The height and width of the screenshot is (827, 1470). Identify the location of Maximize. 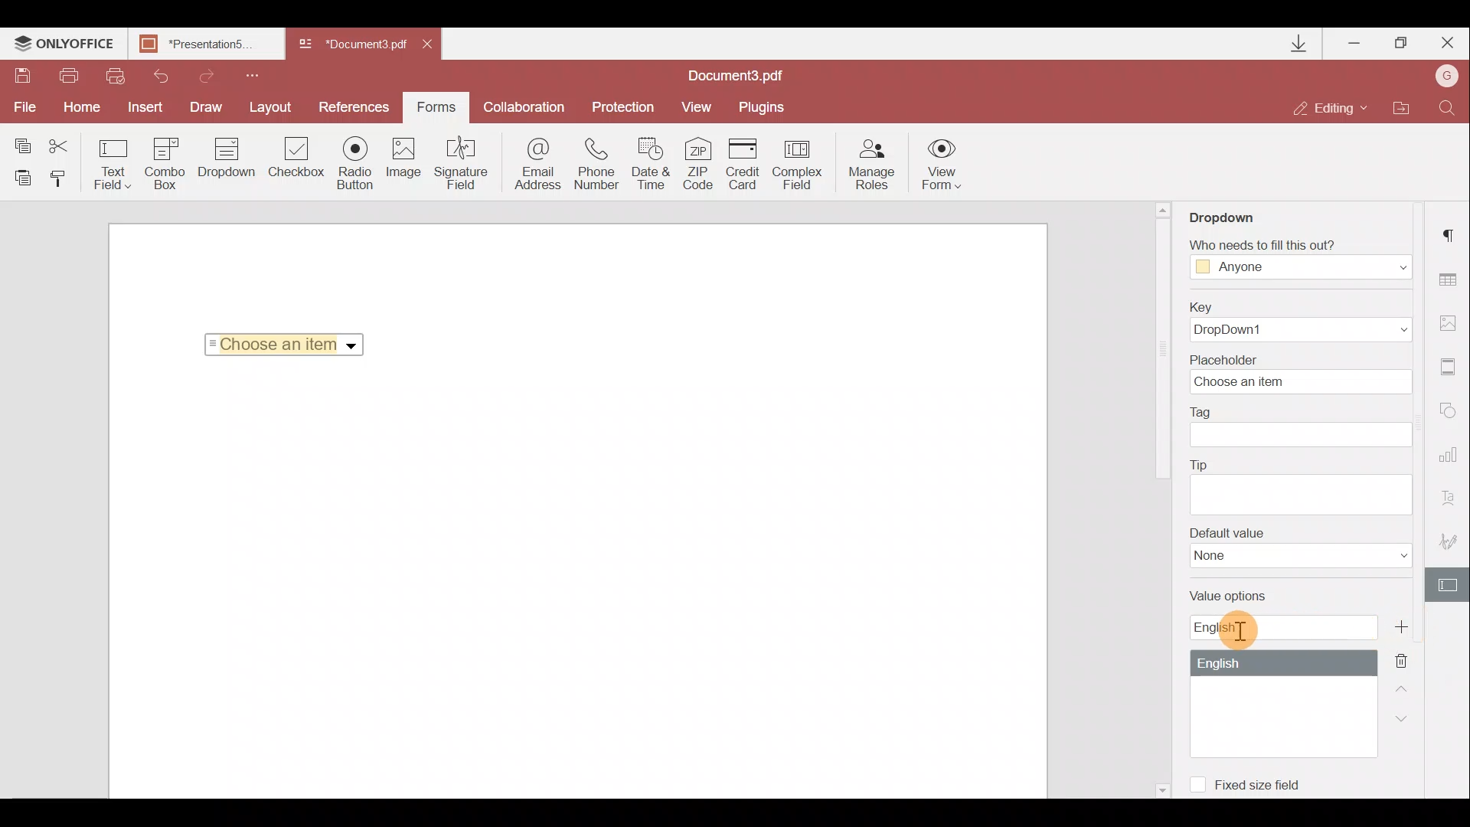
(1402, 43).